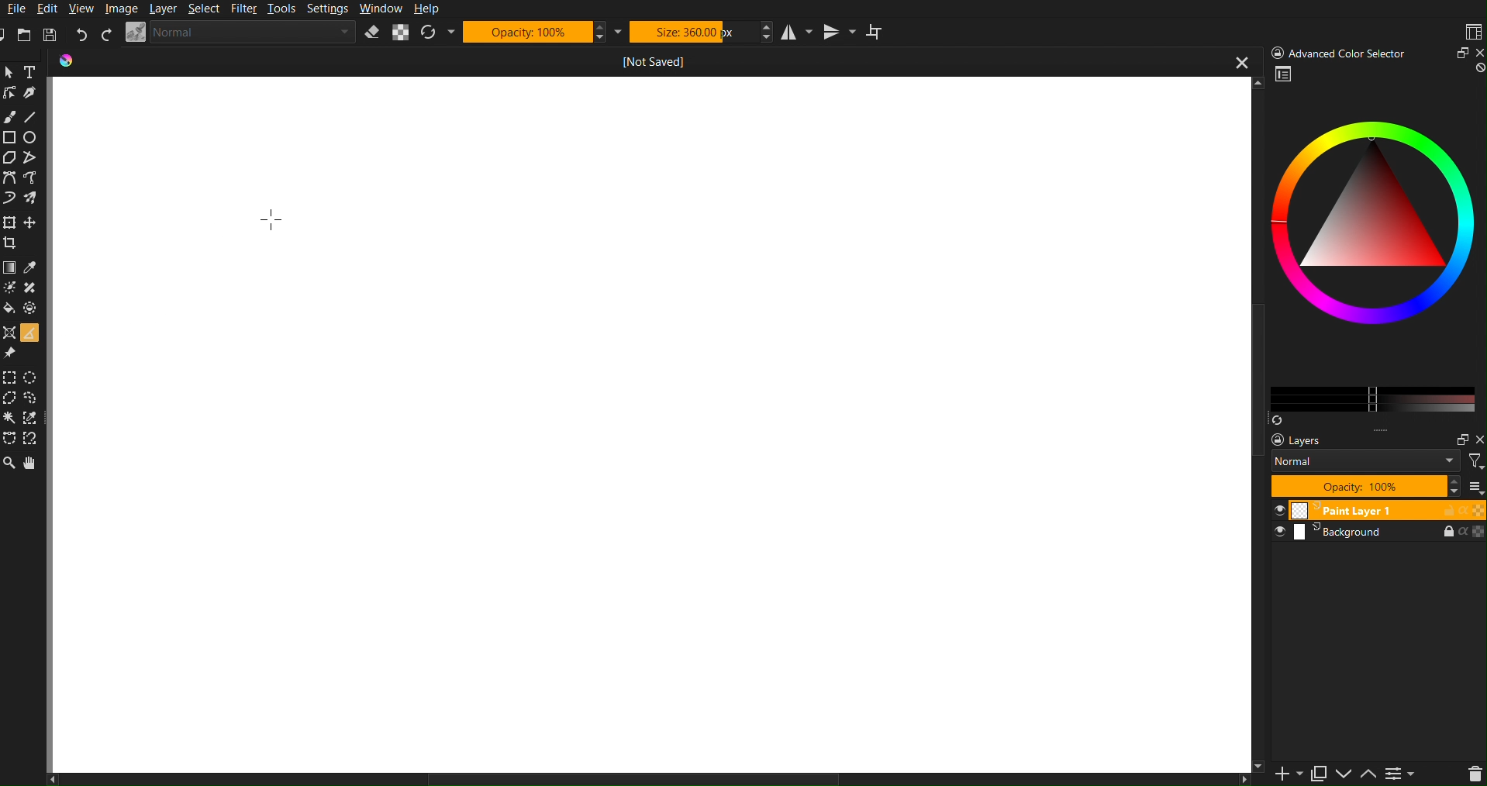 The image size is (1487, 786). Describe the element at coordinates (656, 60) in the screenshot. I see `Current Document` at that location.